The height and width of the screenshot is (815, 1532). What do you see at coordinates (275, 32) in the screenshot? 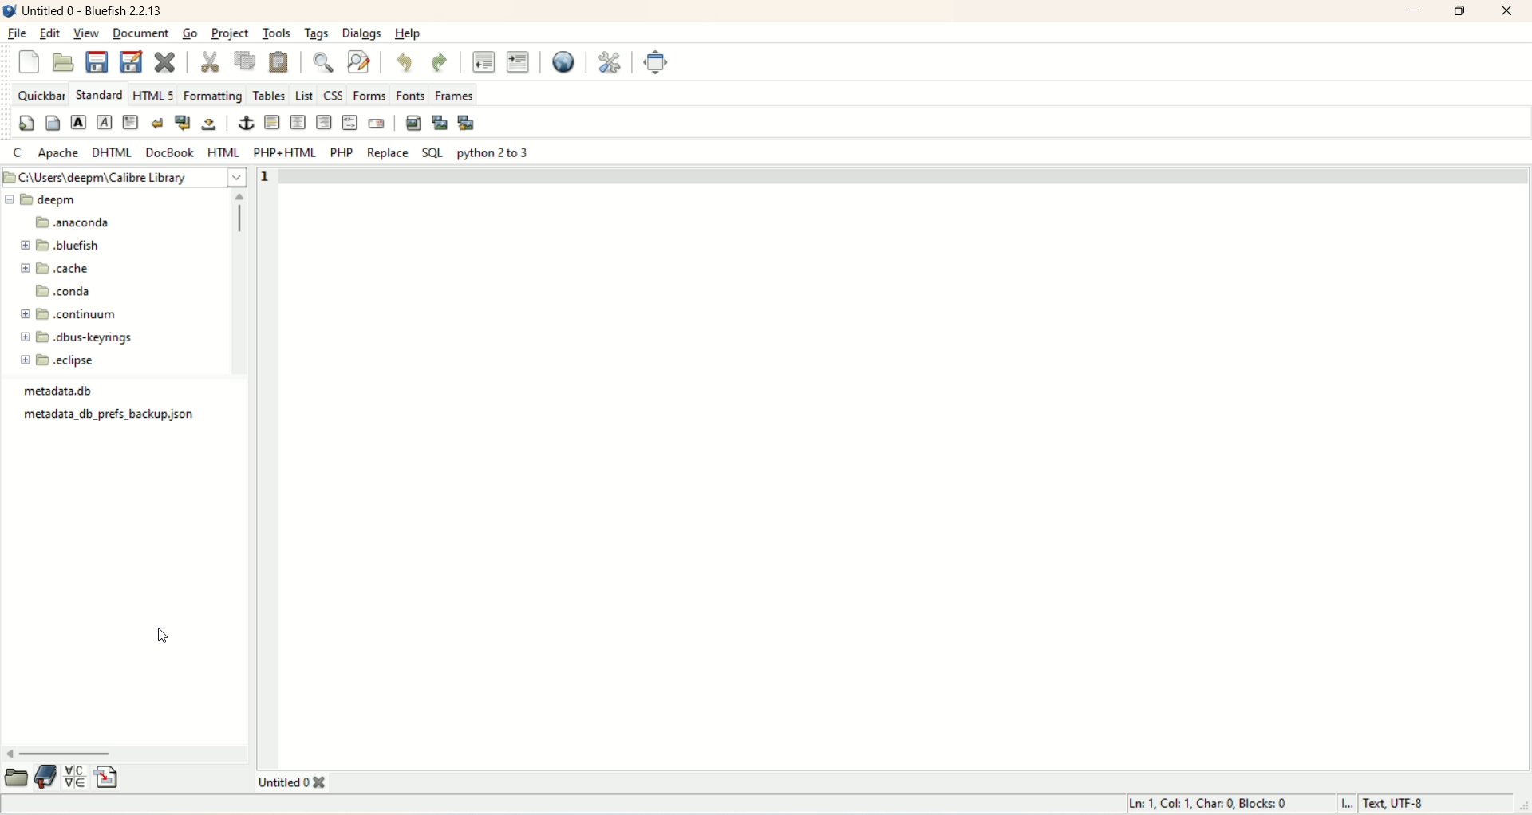
I see `tools` at bounding box center [275, 32].